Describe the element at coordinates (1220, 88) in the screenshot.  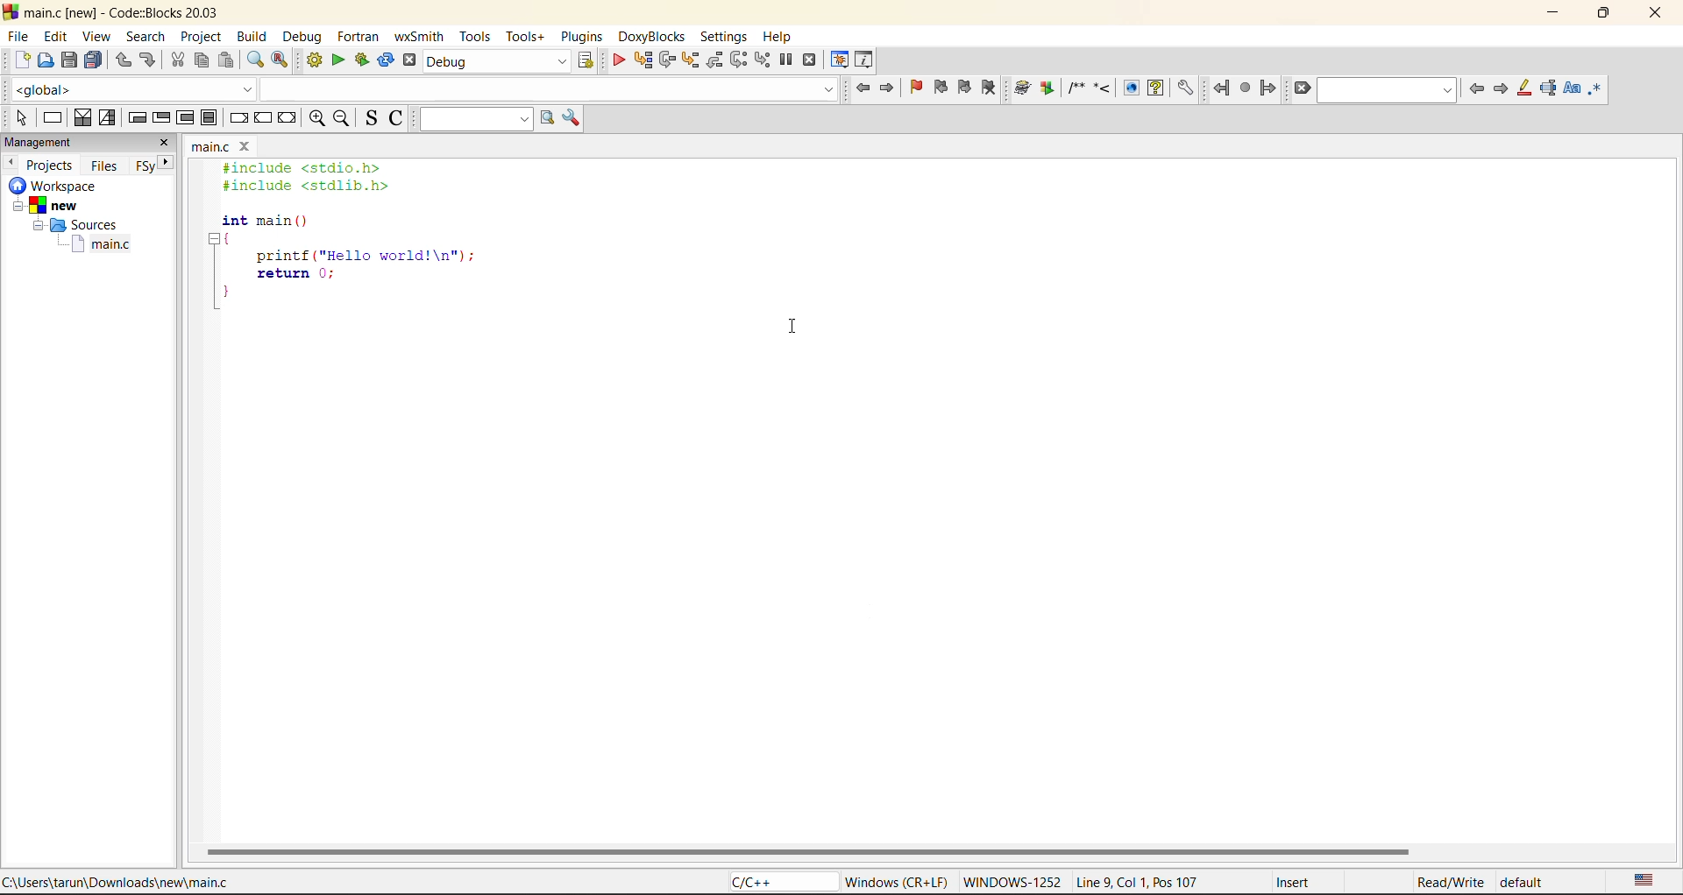
I see `jump back` at that location.